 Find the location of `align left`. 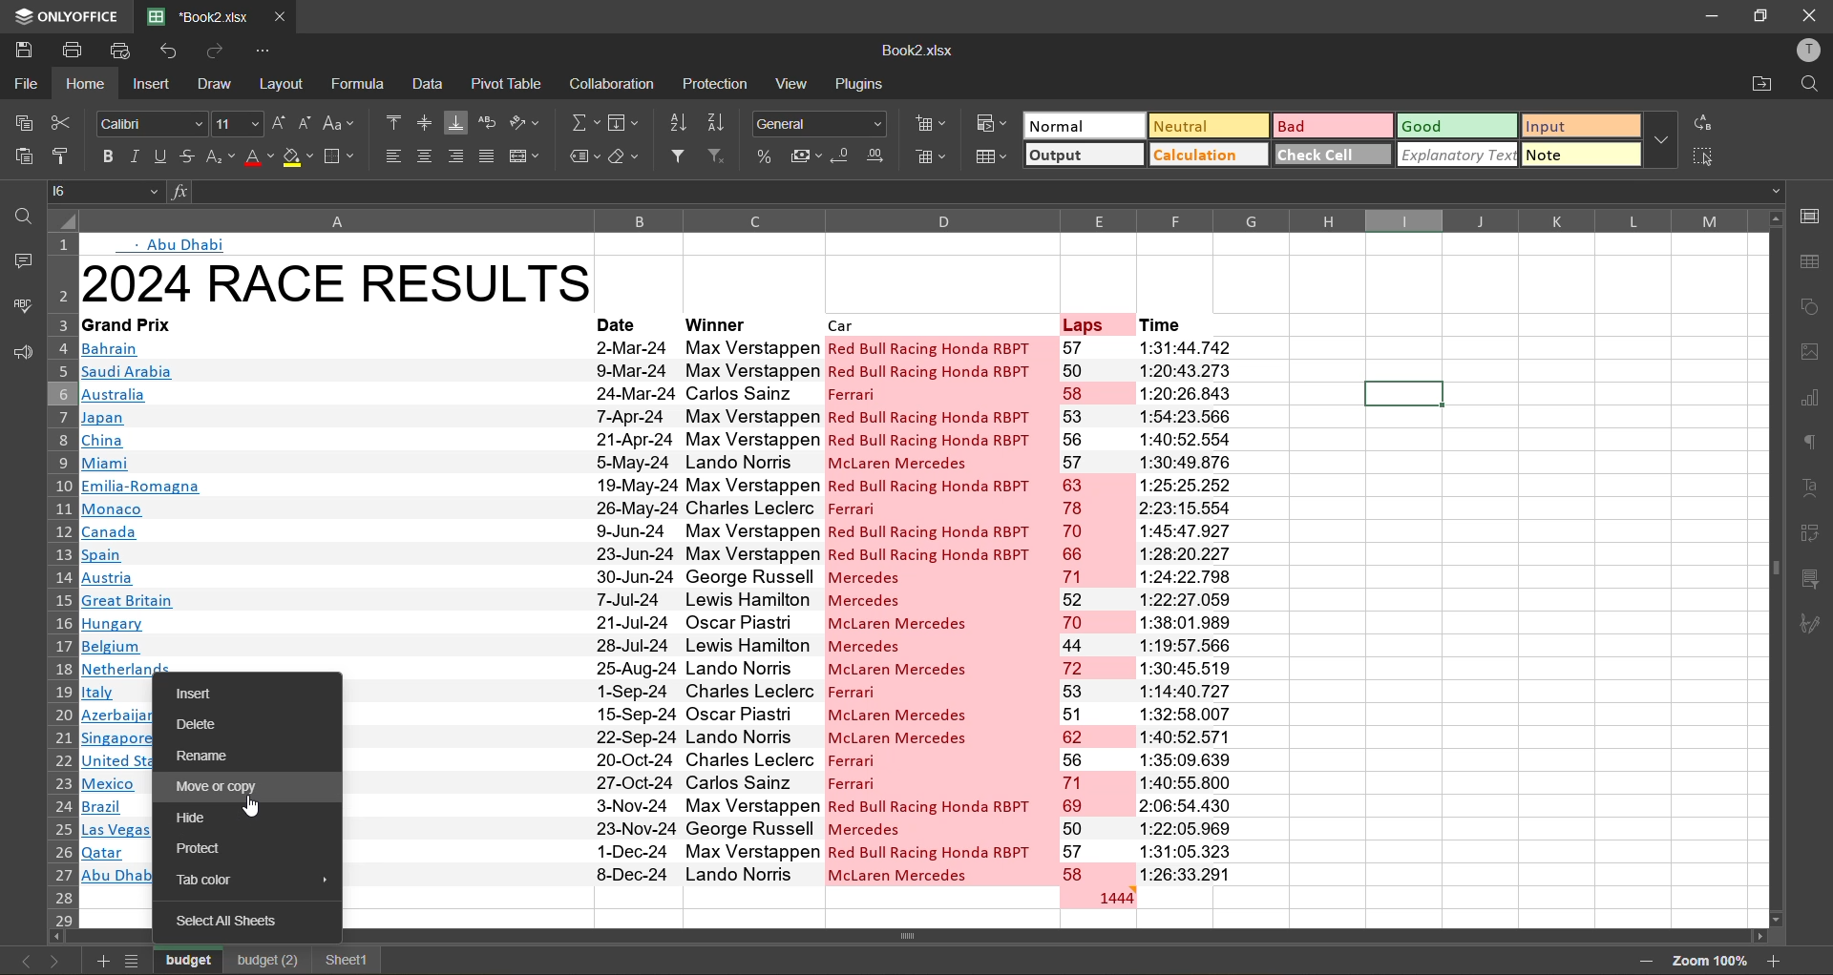

align left is located at coordinates (395, 156).